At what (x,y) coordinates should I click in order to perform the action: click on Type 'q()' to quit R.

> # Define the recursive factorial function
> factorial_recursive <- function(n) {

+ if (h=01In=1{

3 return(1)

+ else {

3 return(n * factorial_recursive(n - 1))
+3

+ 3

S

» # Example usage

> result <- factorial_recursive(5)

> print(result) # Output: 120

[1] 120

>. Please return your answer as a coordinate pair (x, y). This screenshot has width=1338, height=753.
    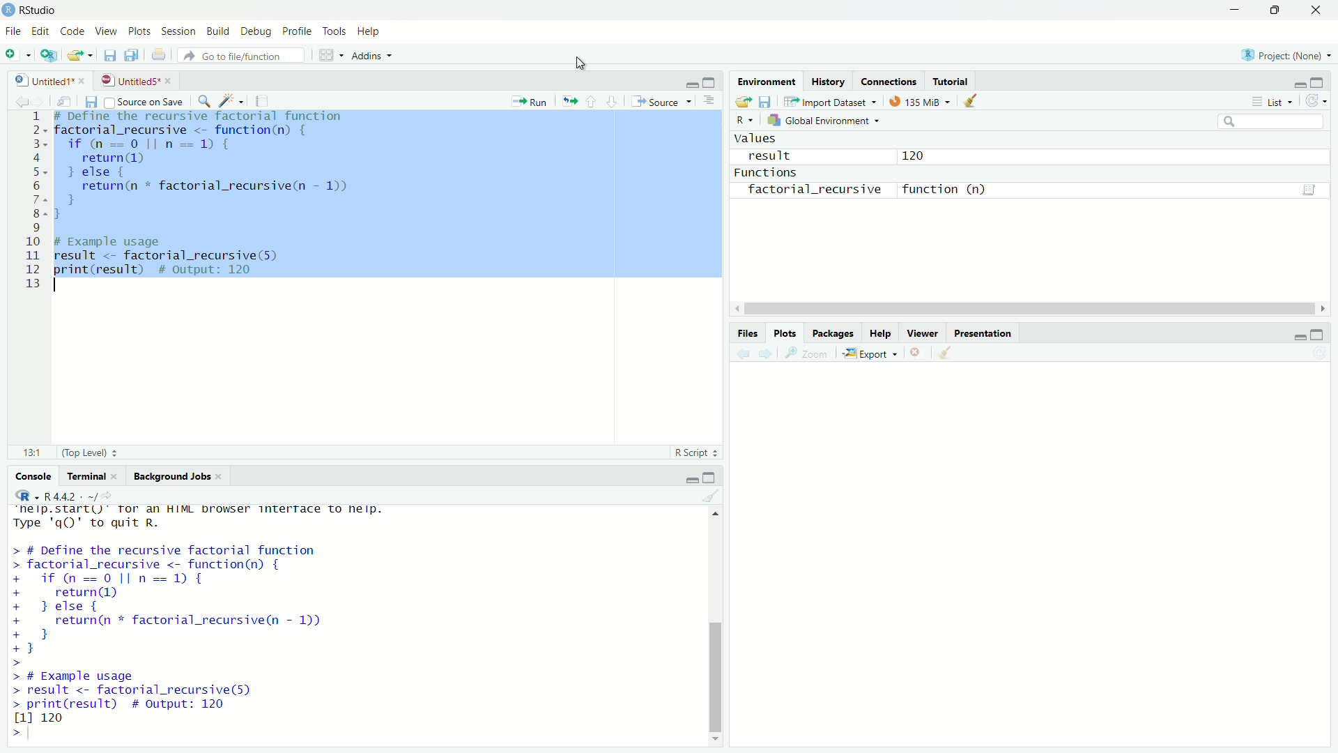
    Looking at the image, I should click on (231, 629).